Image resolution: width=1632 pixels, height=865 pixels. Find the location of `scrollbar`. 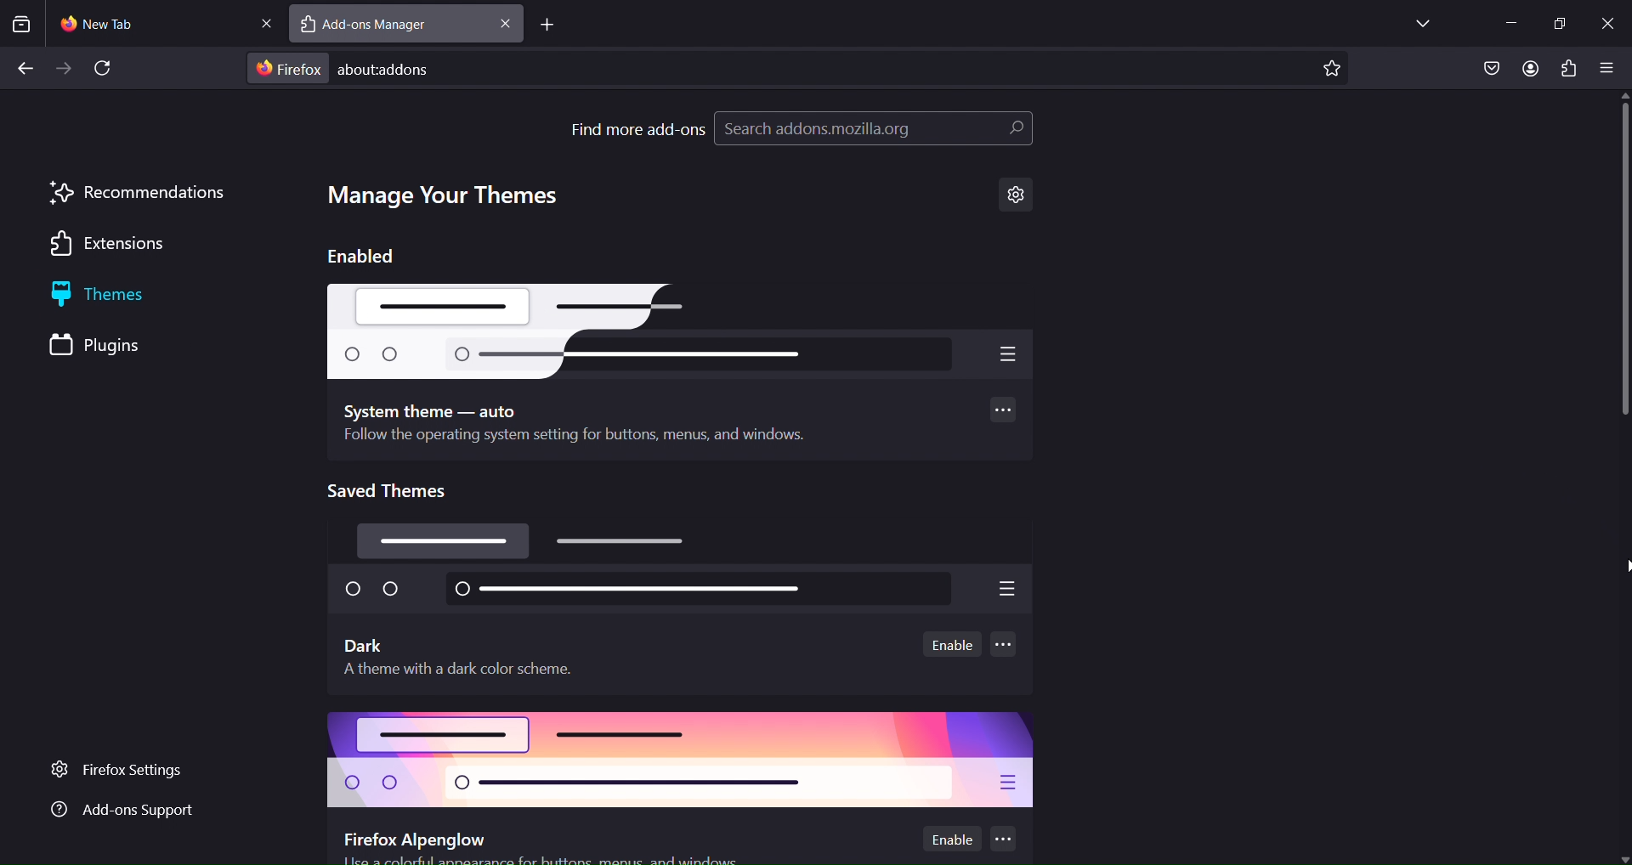

scrollbar is located at coordinates (1622, 291).